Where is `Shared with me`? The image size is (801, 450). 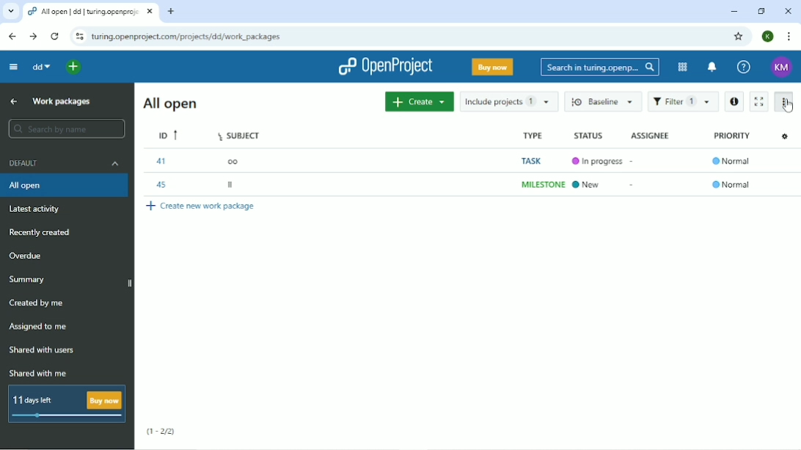 Shared with me is located at coordinates (39, 373).